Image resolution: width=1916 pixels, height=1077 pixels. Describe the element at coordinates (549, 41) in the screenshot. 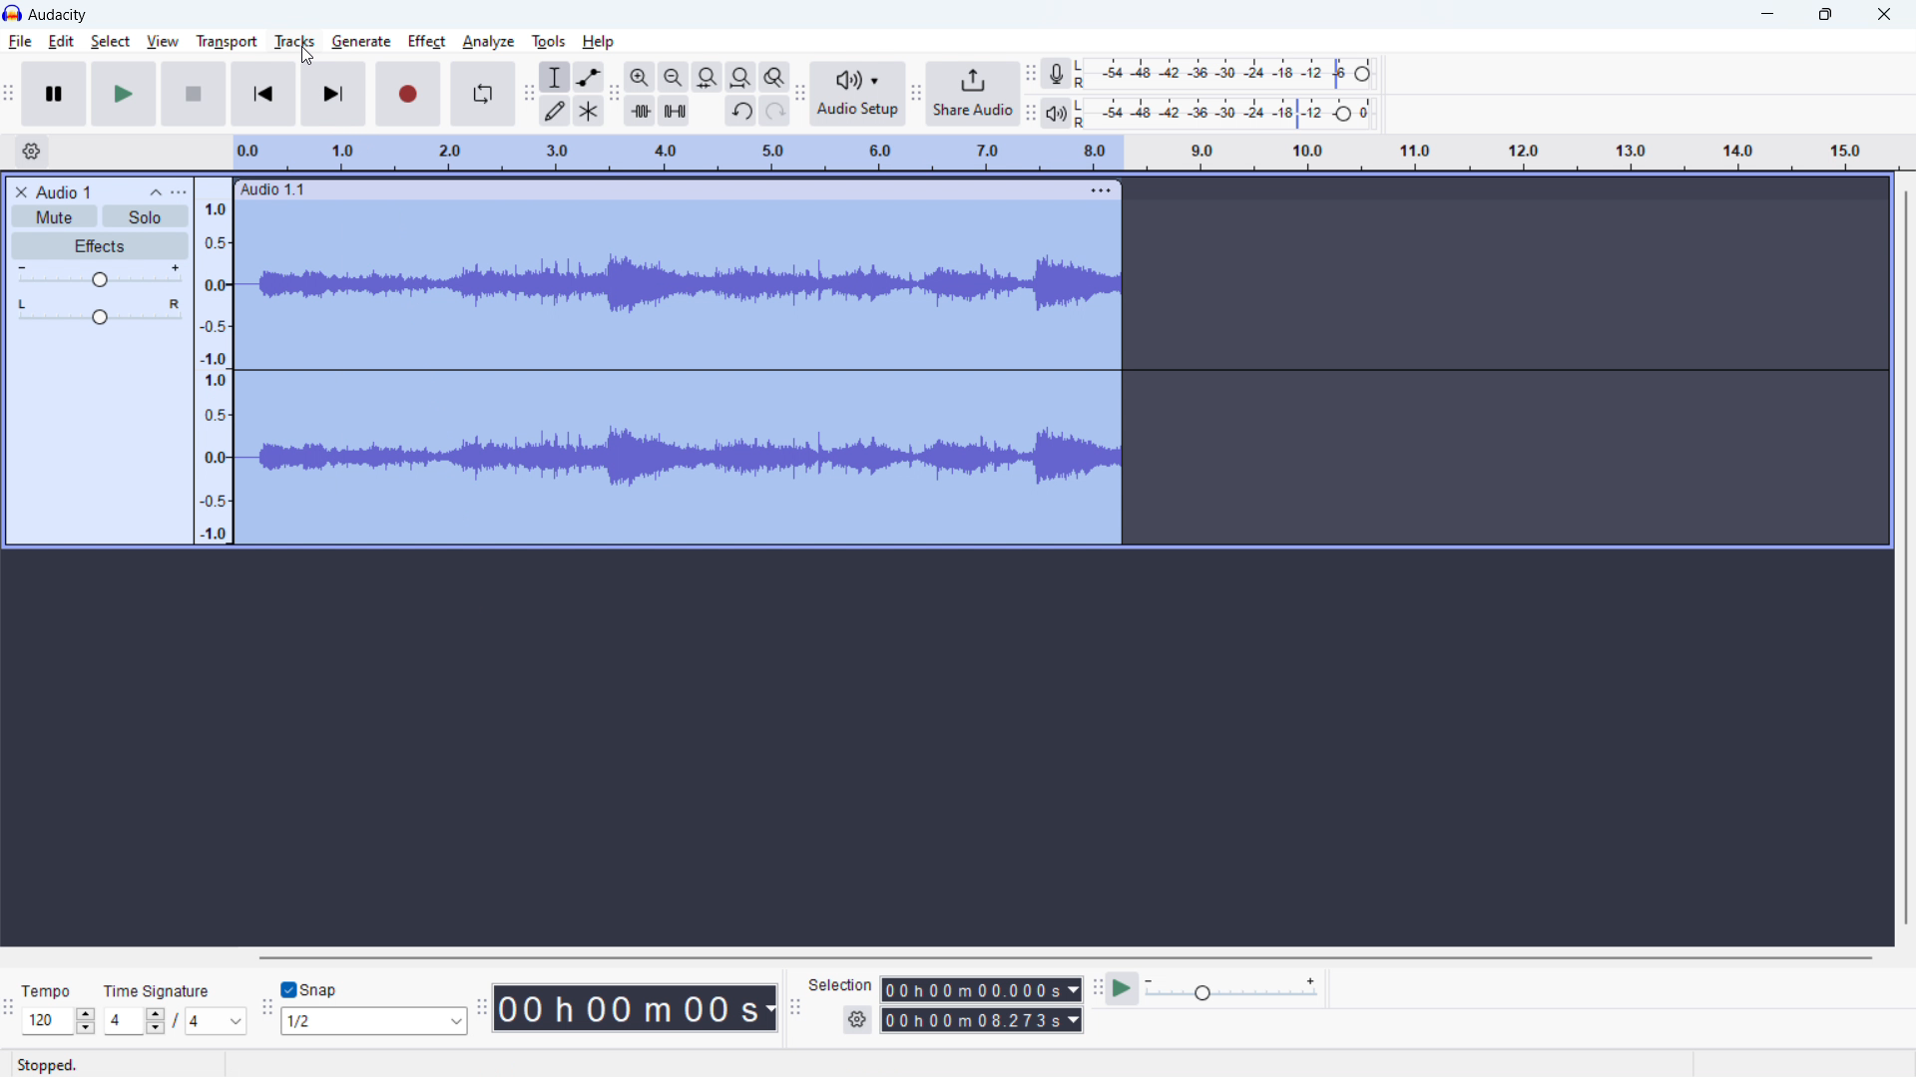

I see `tools` at that location.